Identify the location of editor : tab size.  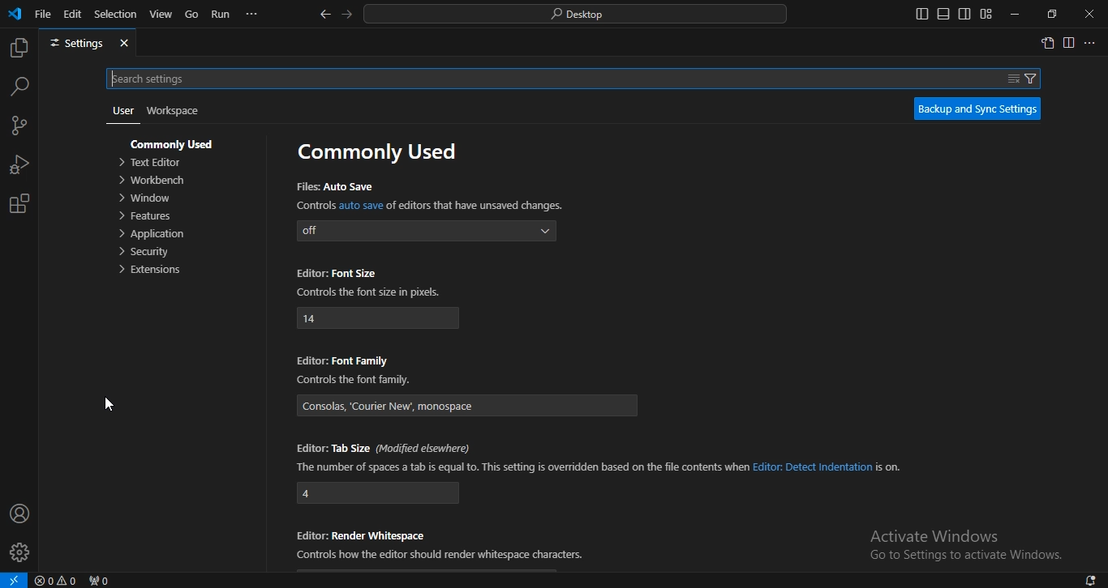
(600, 467).